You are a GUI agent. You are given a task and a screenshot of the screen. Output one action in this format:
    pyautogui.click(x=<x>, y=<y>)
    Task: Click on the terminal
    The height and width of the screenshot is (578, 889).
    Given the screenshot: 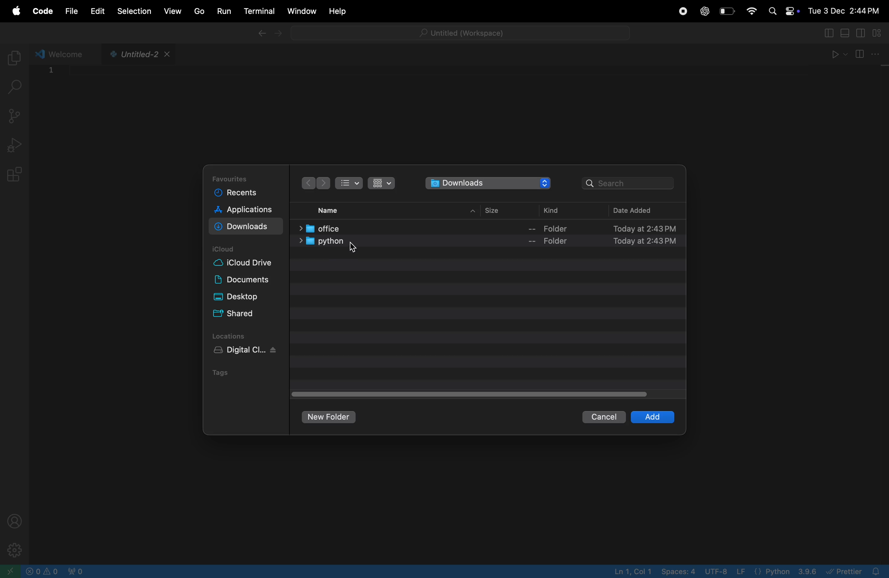 What is the action you would take?
    pyautogui.click(x=257, y=10)
    